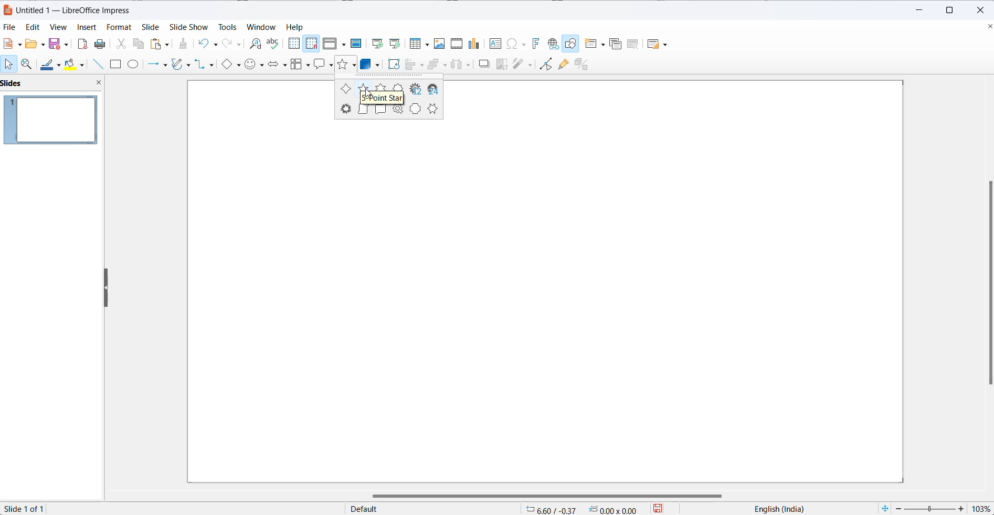  Describe the element at coordinates (885, 508) in the screenshot. I see `fit slide to current window` at that location.